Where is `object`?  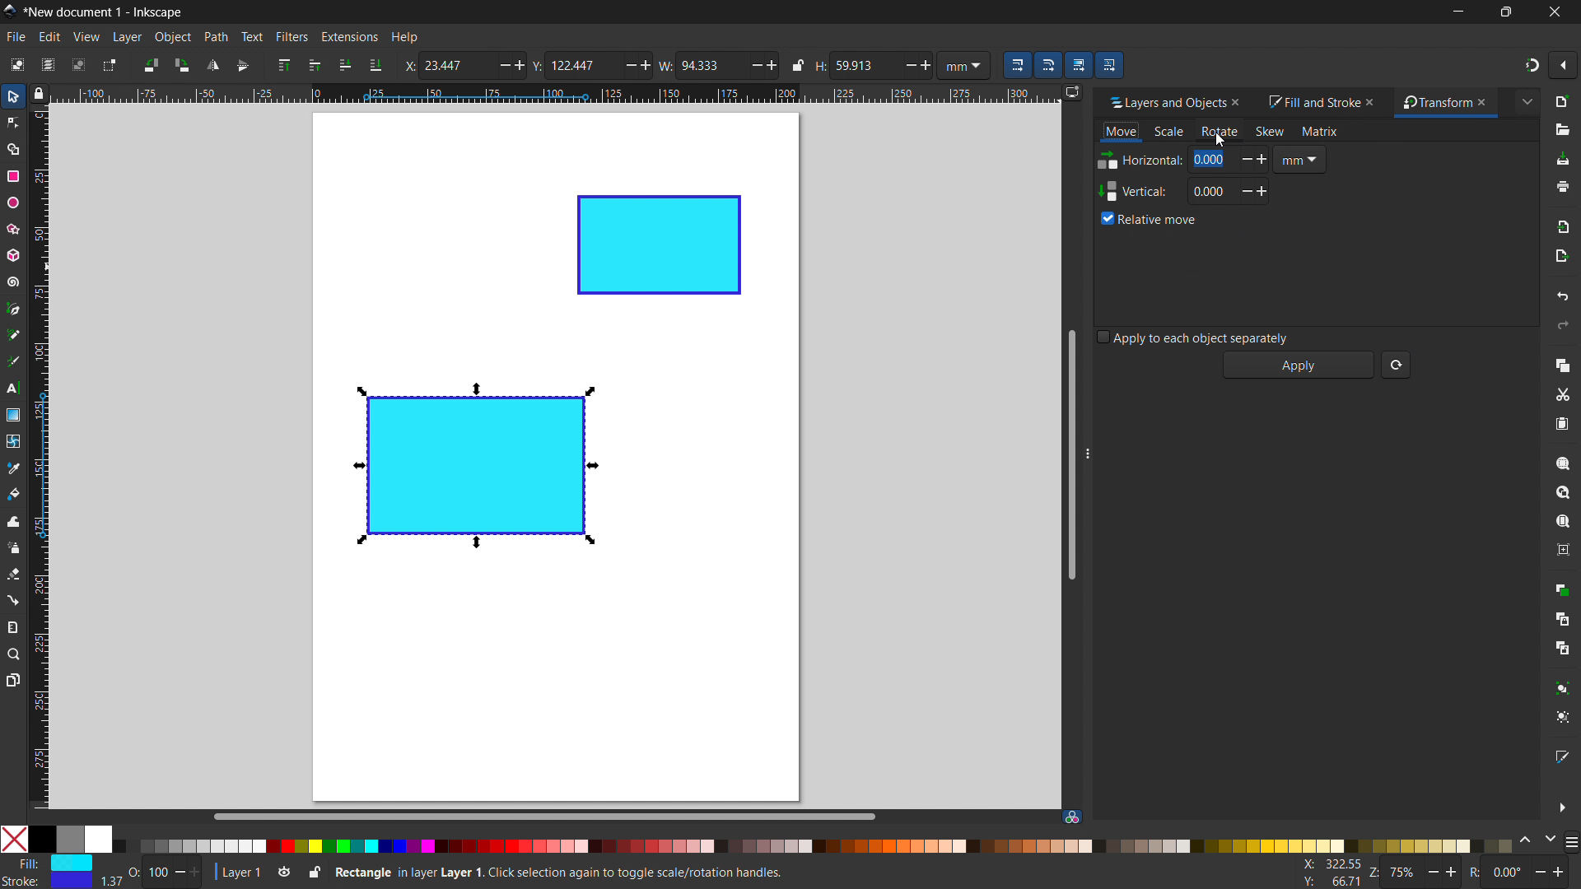
object is located at coordinates (173, 37).